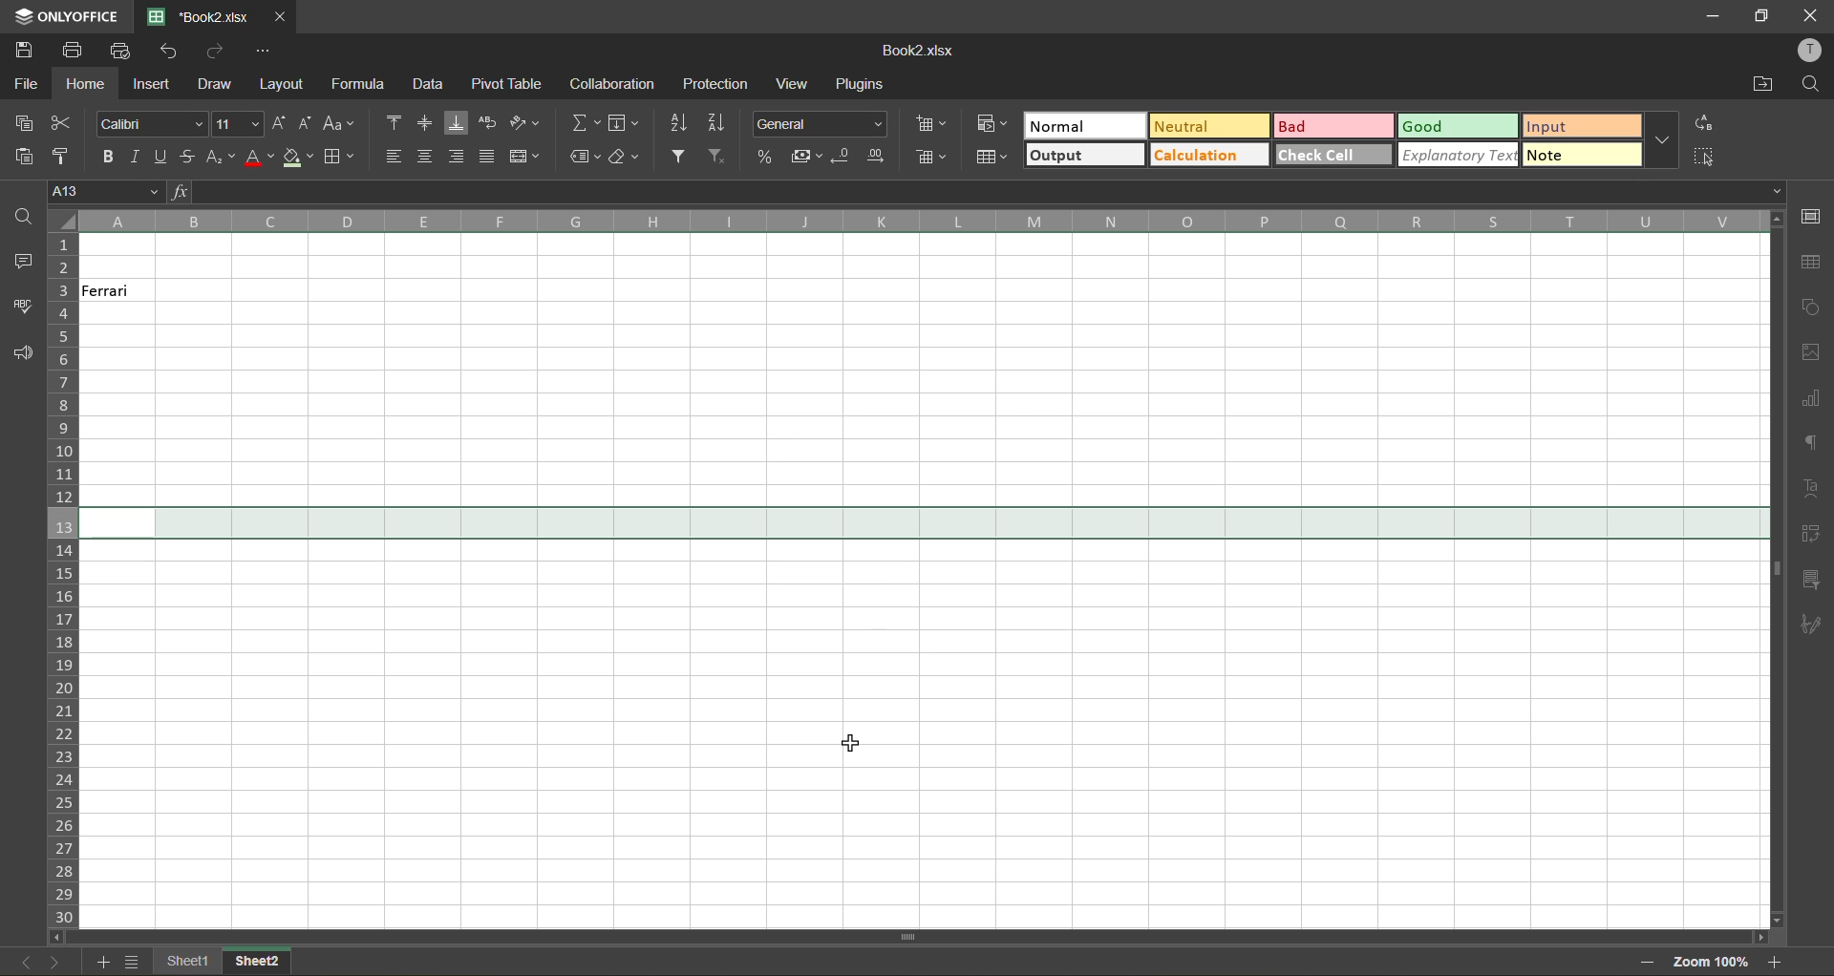  I want to click on increment size, so click(279, 124).